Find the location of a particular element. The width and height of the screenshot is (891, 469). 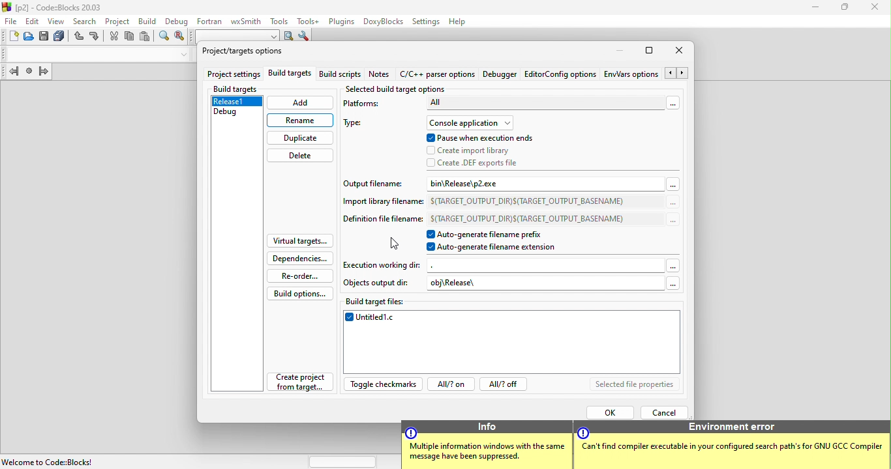

re is located at coordinates (179, 37).